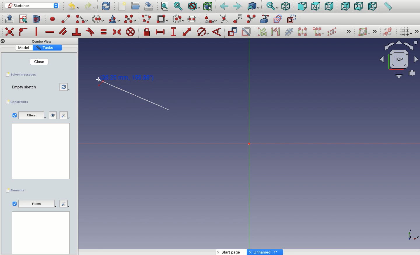 The image size is (420, 255). I want to click on Right, so click(329, 7).